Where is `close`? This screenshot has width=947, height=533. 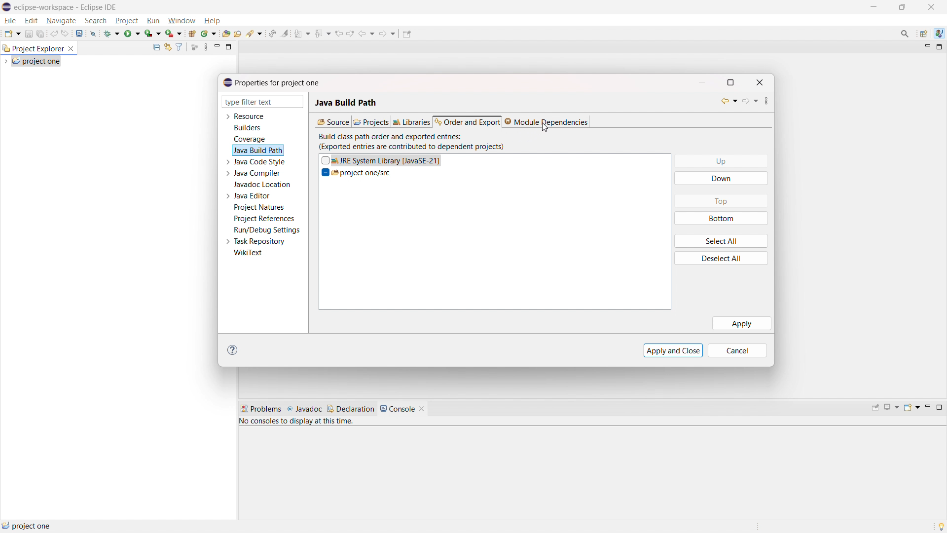 close is located at coordinates (761, 81).